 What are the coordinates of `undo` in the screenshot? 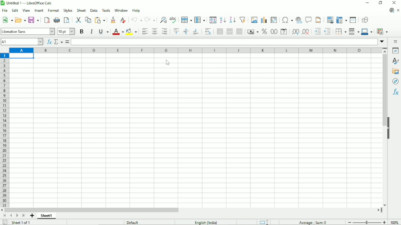 It's located at (136, 20).